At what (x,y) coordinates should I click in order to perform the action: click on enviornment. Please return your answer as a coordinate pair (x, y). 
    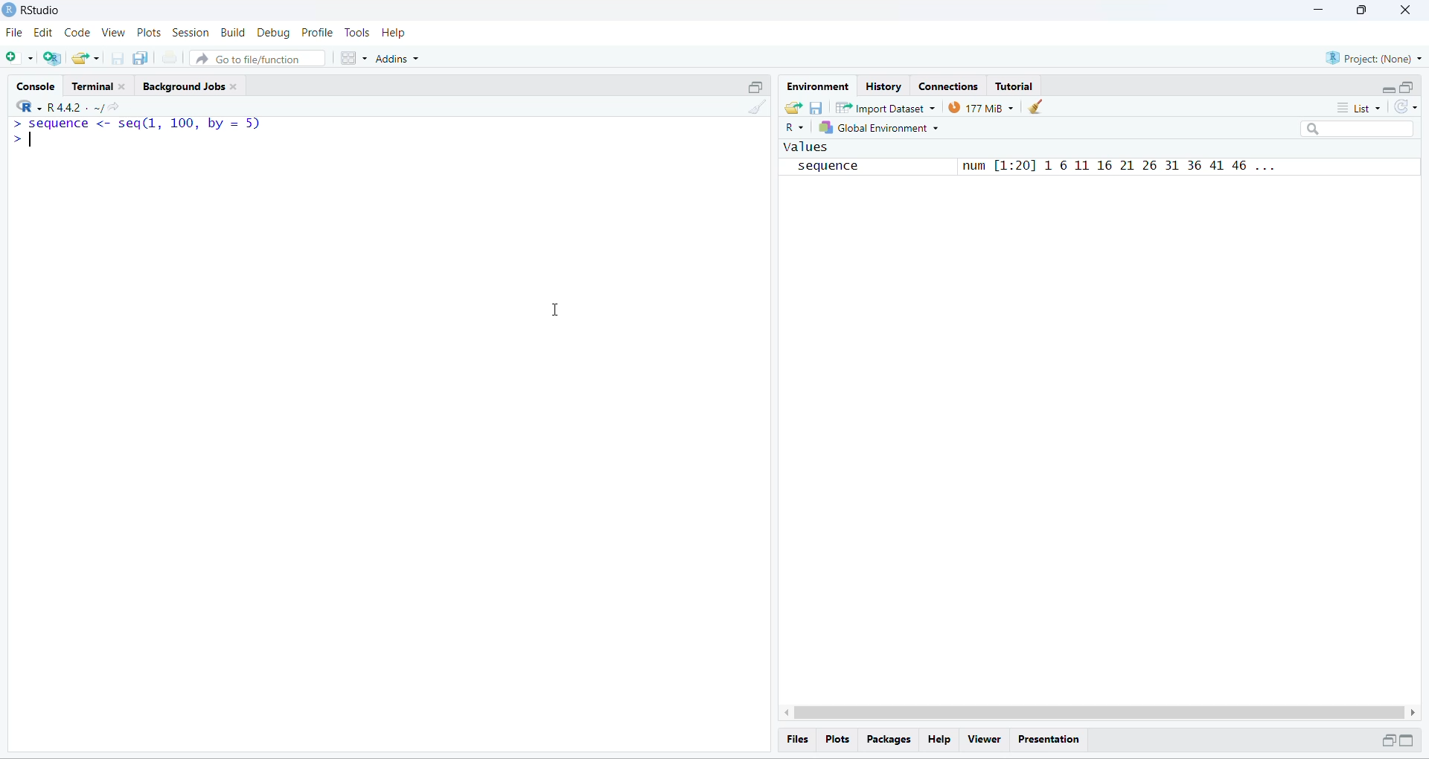
    Looking at the image, I should click on (819, 87).